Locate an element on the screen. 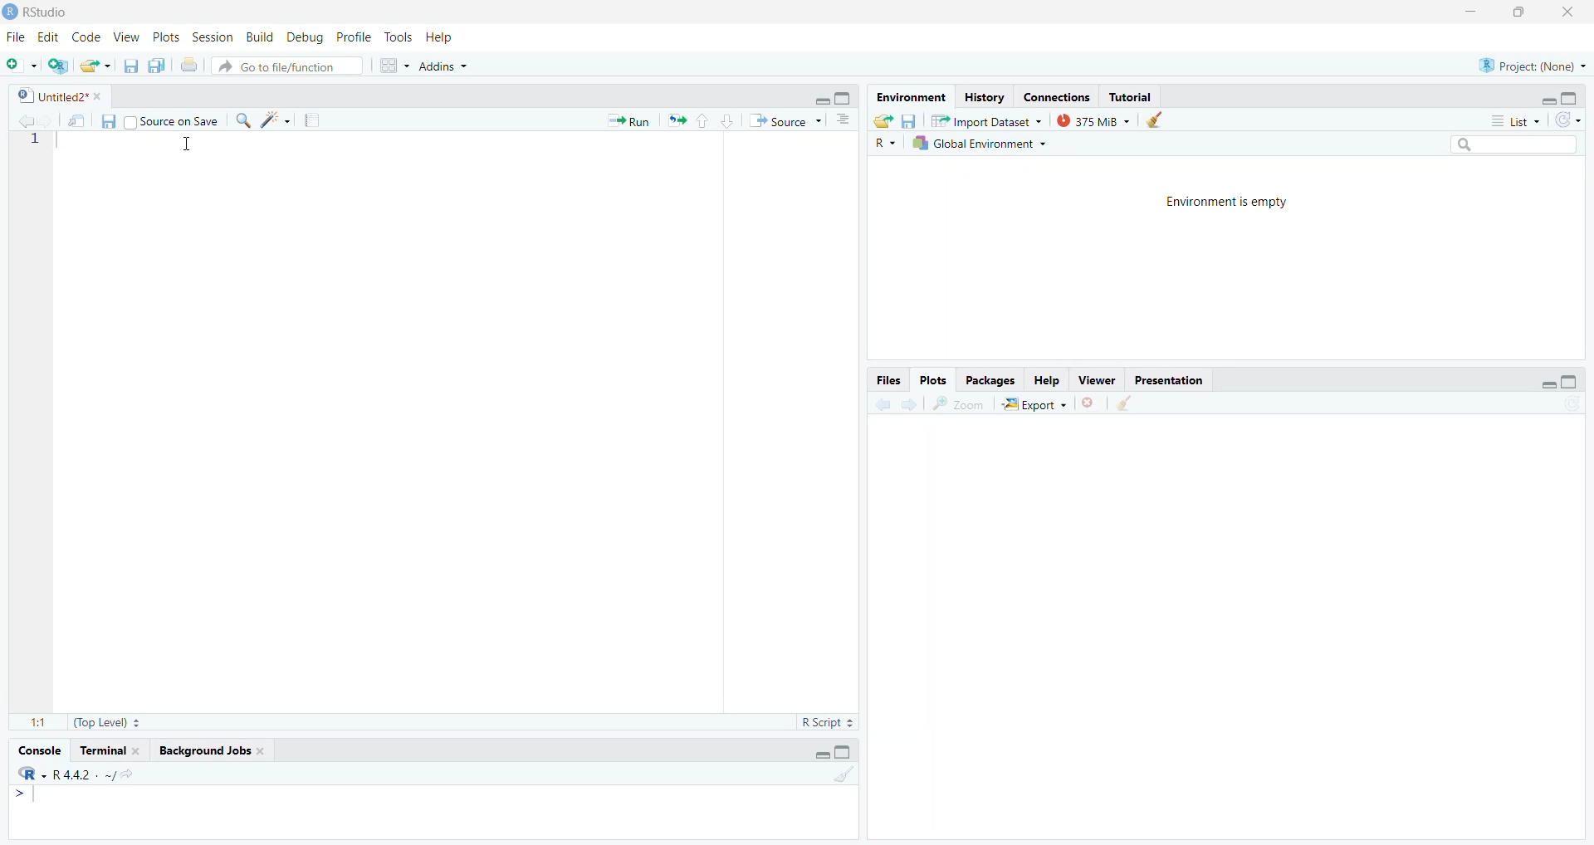 This screenshot has width=1594, height=845. (Top Level)  is located at coordinates (107, 723).